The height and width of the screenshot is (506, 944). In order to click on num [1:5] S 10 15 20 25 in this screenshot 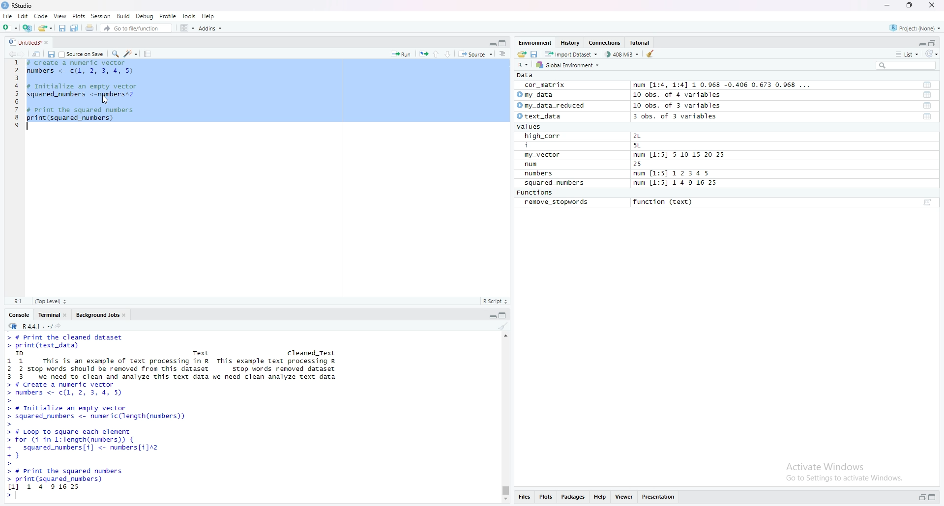, I will do `click(679, 155)`.